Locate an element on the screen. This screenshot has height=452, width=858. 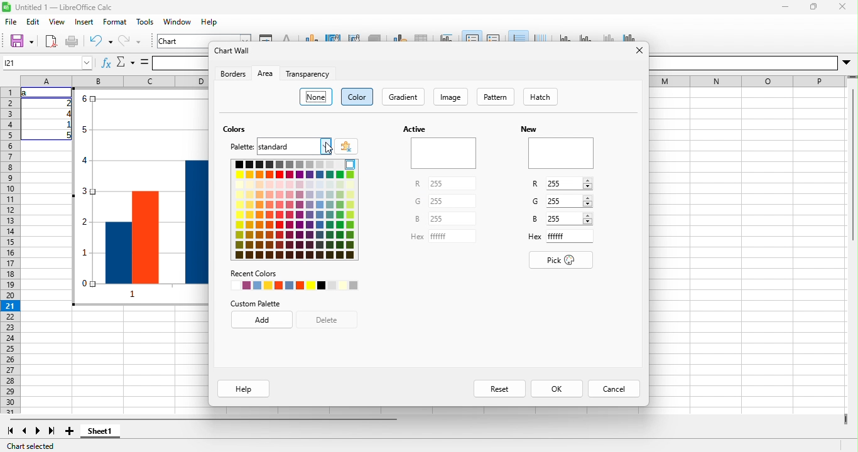
R is located at coordinates (535, 184).